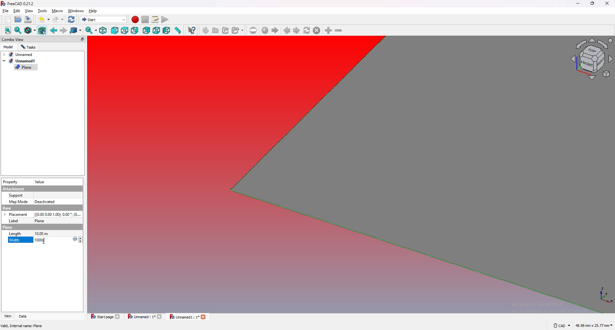 Image resolution: width=615 pixels, height=330 pixels. What do you see at coordinates (146, 31) in the screenshot?
I see `rear` at bounding box center [146, 31].